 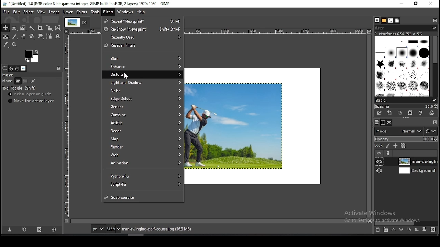 What do you see at coordinates (379, 145) in the screenshot?
I see `lock` at bounding box center [379, 145].